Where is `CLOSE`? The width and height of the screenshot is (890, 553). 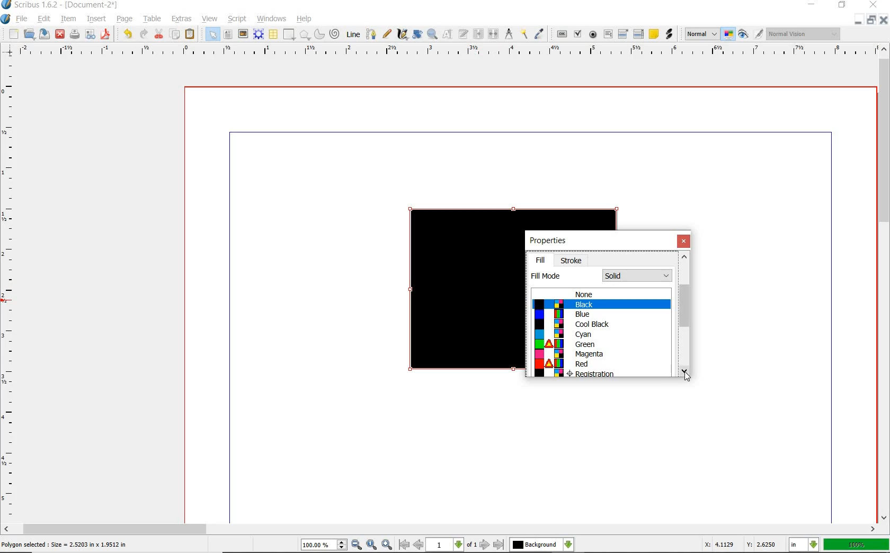 CLOSE is located at coordinates (883, 21).